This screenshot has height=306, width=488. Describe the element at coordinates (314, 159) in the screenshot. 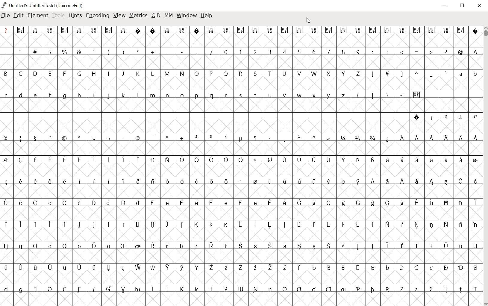

I see `Symbol` at that location.